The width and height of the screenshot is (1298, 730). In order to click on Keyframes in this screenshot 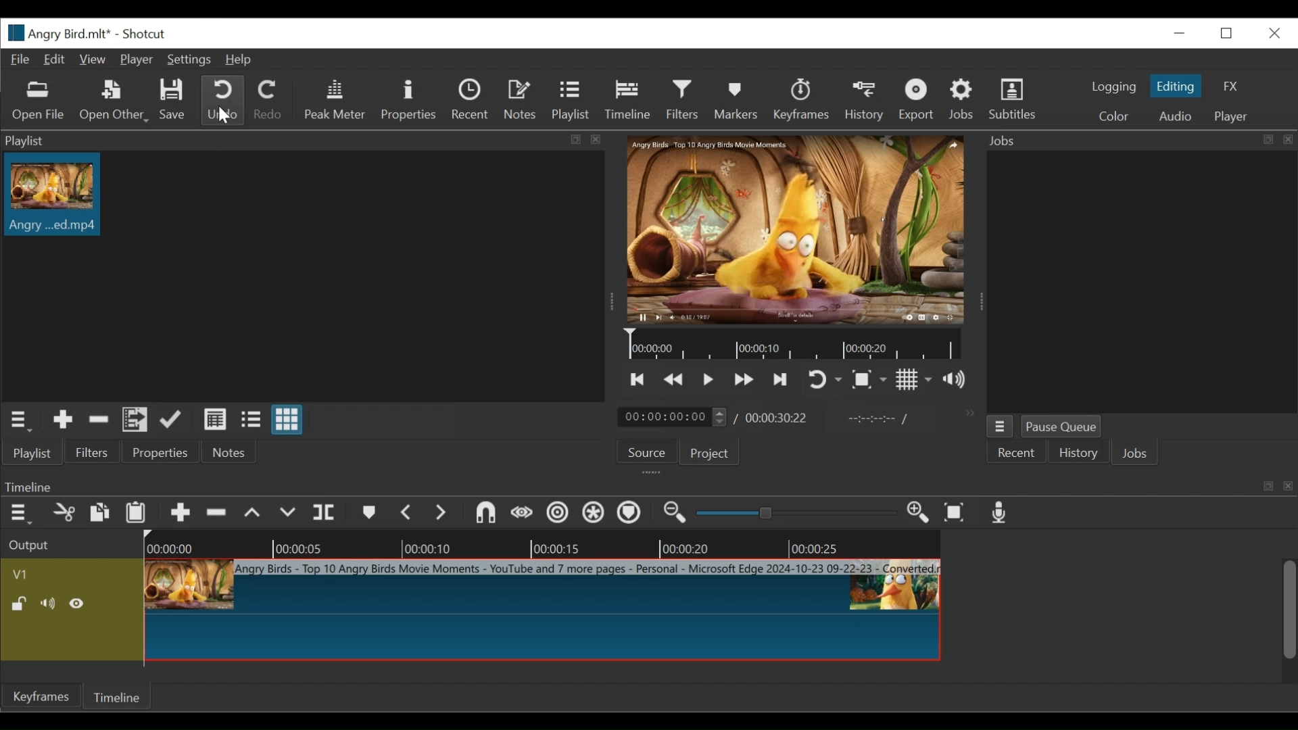, I will do `click(802, 99)`.